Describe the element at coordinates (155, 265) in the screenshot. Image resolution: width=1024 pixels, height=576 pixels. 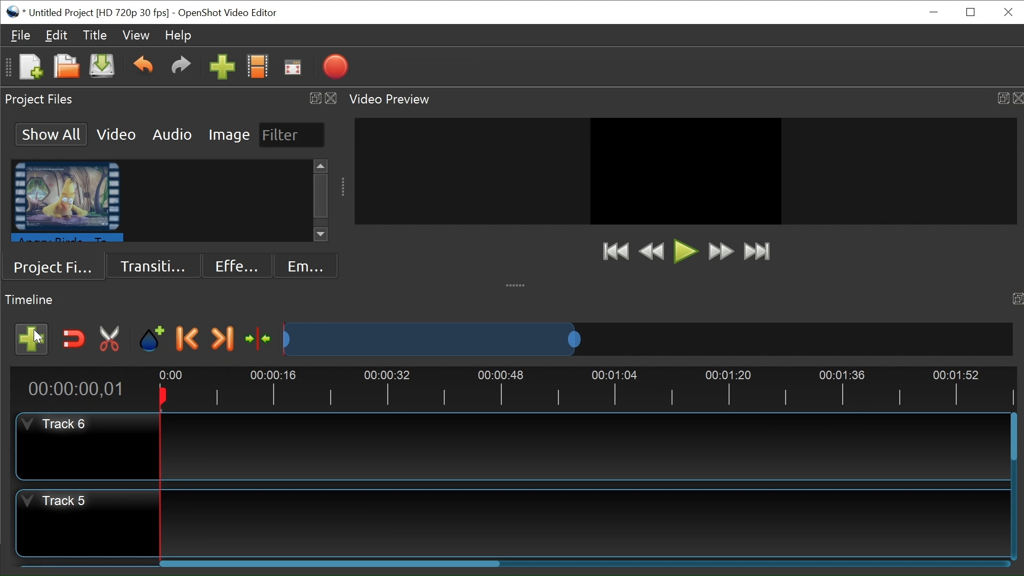
I see `Transition` at that location.